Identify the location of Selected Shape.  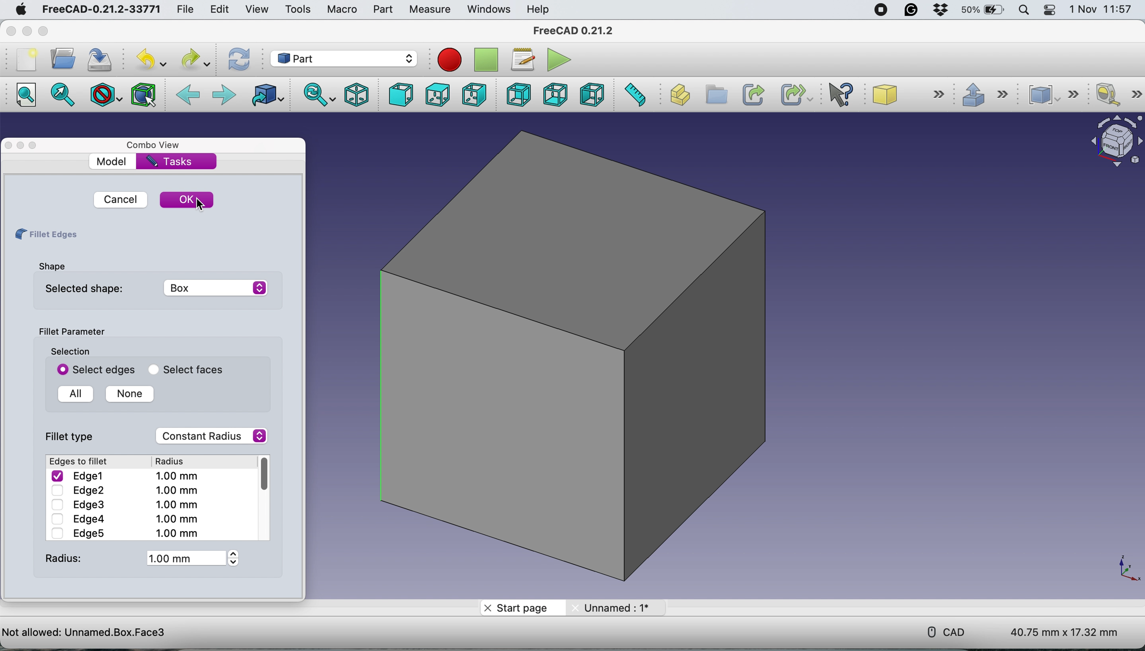
(153, 288).